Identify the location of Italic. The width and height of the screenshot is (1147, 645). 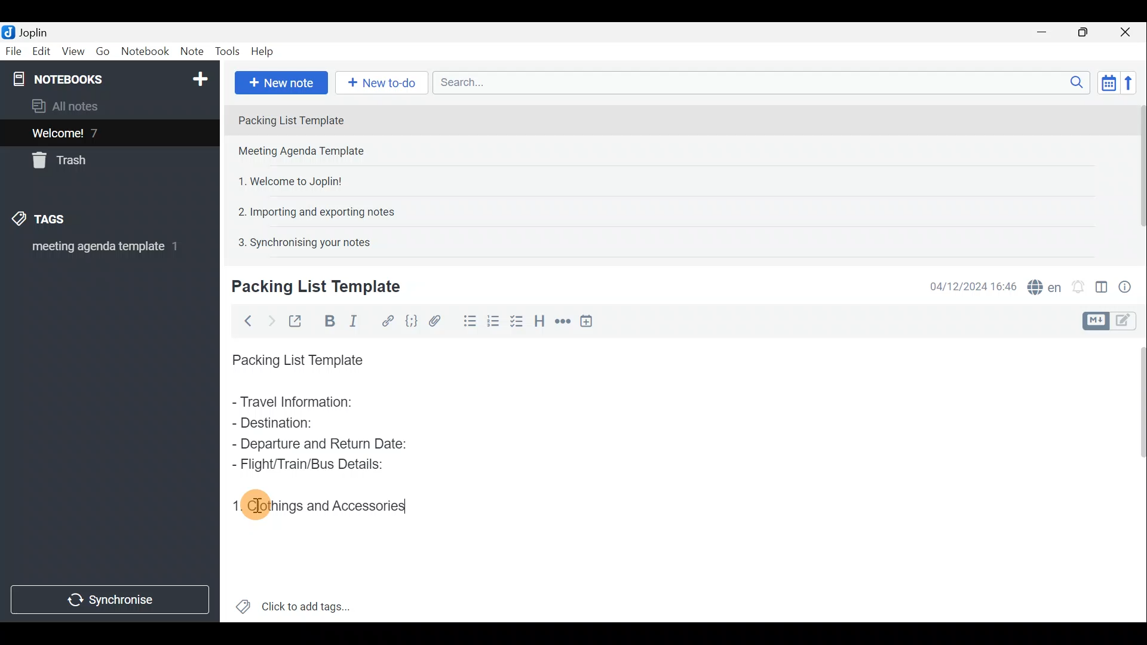
(358, 321).